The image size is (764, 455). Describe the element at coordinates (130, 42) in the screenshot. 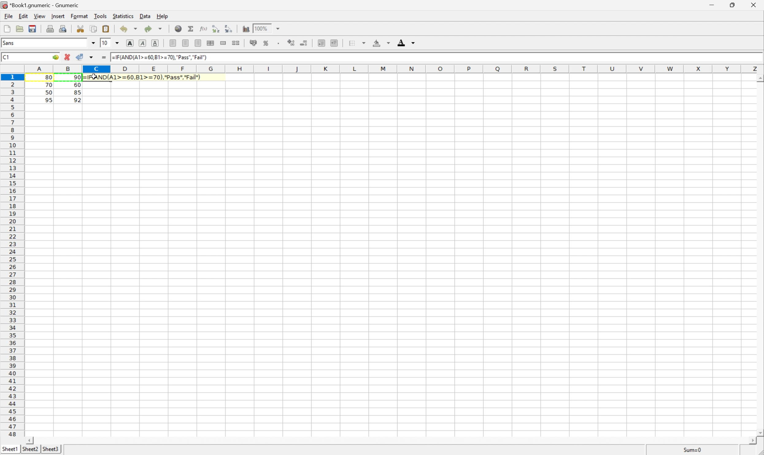

I see `Bold` at that location.